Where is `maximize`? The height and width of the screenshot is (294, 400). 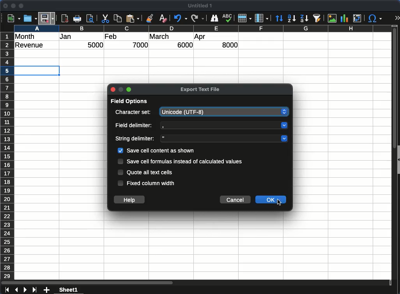 maximize is located at coordinates (22, 6).